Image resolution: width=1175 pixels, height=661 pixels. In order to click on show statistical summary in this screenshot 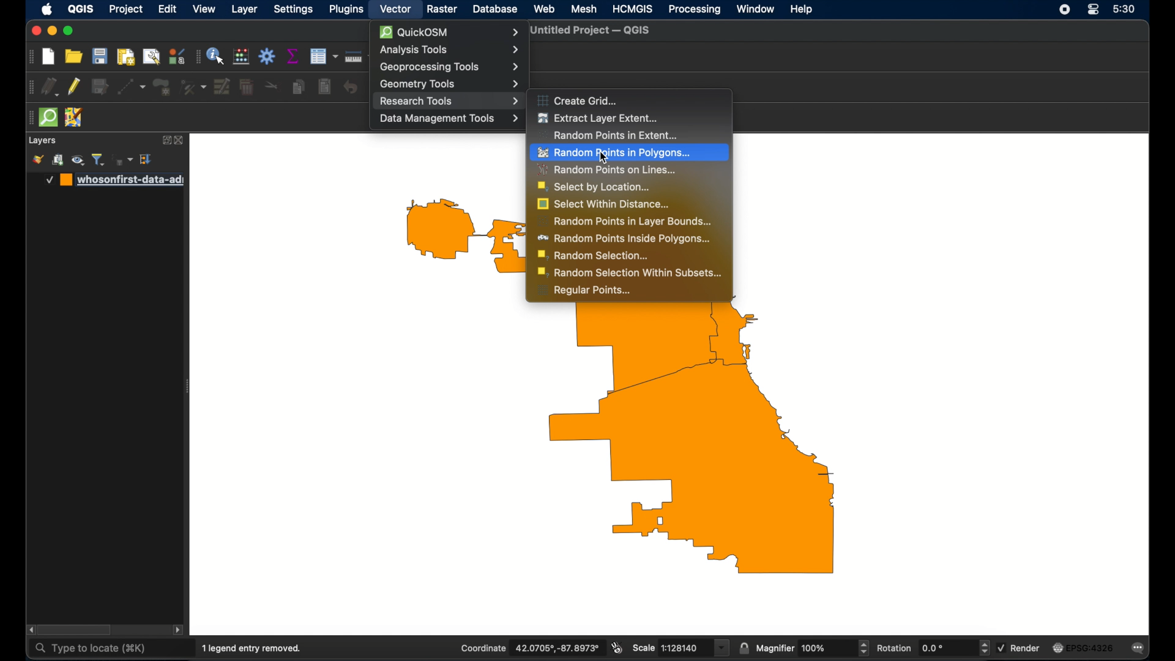, I will do `click(292, 56)`.